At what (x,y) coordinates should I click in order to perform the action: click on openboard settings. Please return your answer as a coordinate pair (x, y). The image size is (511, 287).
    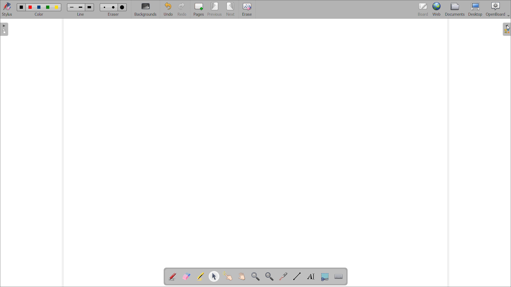
    Looking at the image, I should click on (497, 9).